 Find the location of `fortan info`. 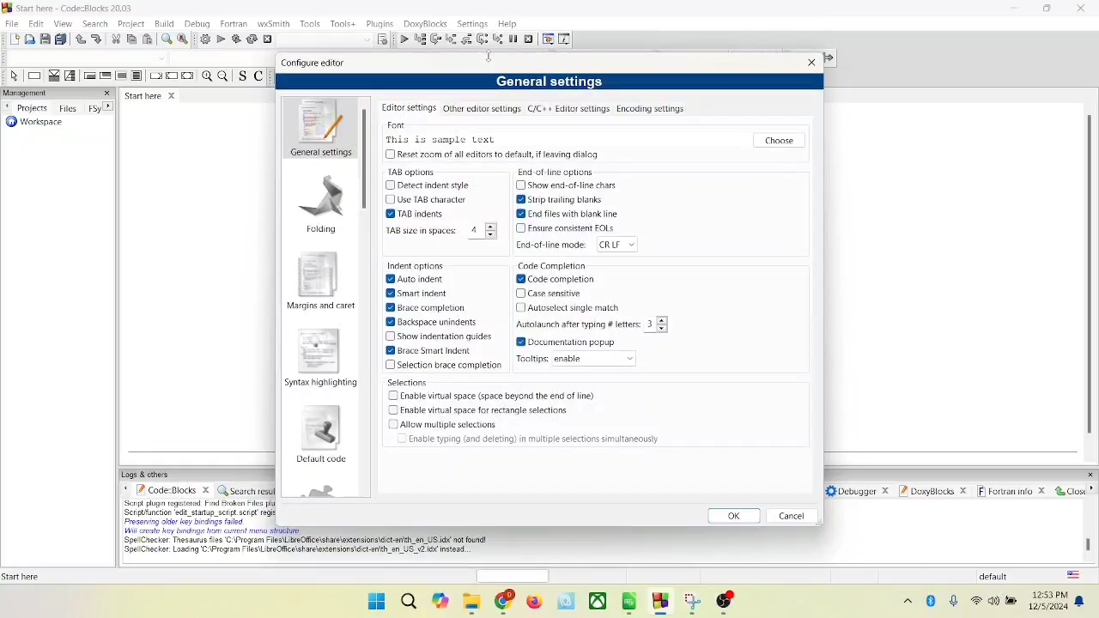

fortan info is located at coordinates (1011, 492).